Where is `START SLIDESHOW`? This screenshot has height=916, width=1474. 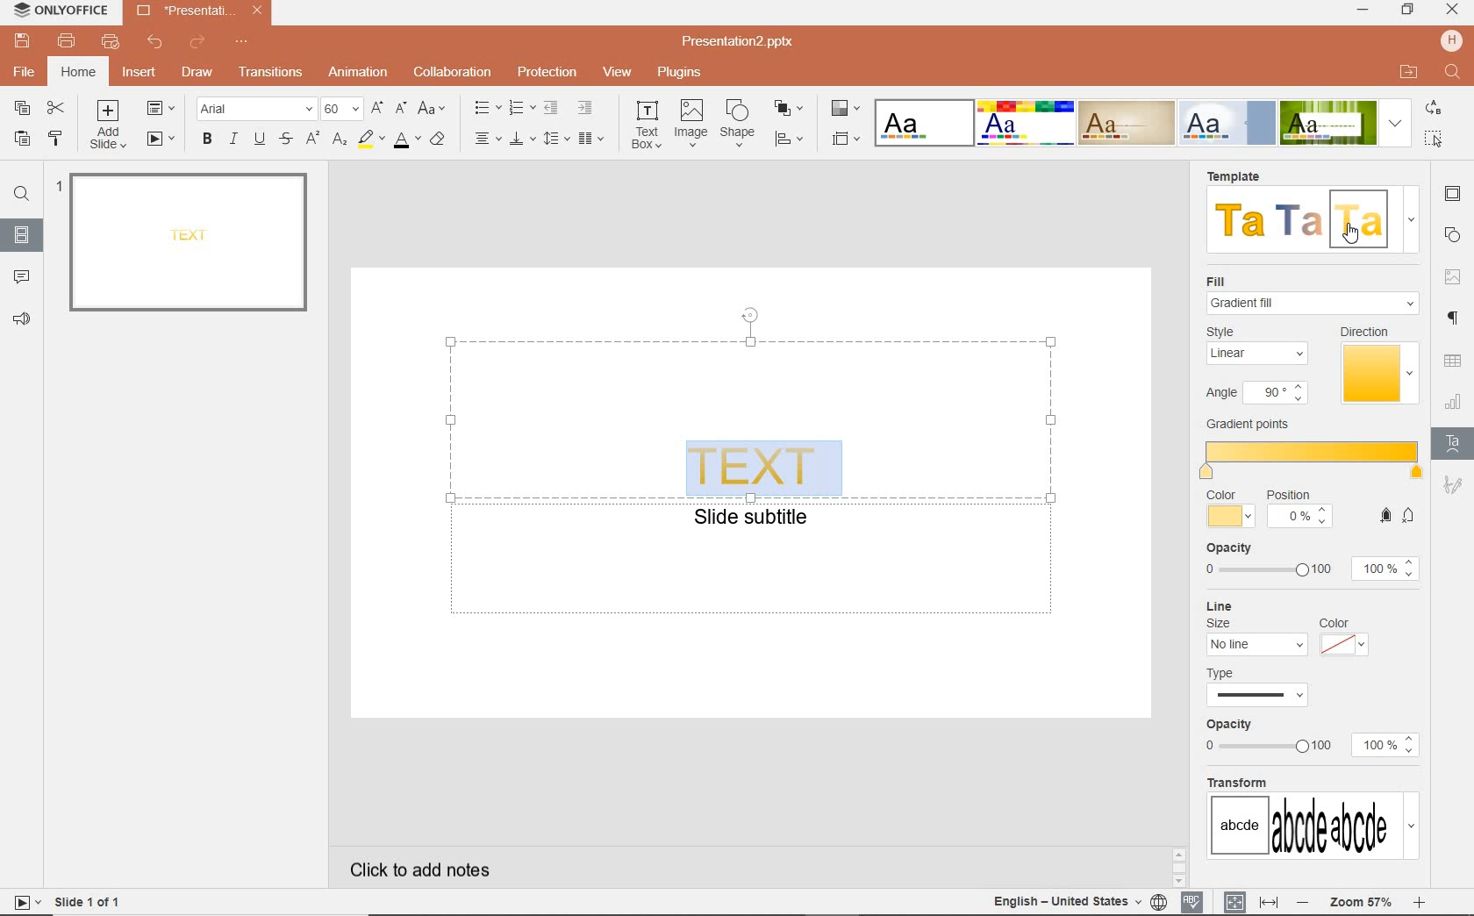 START SLIDESHOW is located at coordinates (161, 140).